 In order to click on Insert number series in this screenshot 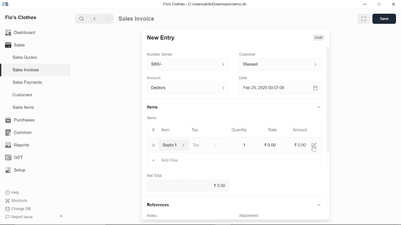, I will do `click(188, 63)`.